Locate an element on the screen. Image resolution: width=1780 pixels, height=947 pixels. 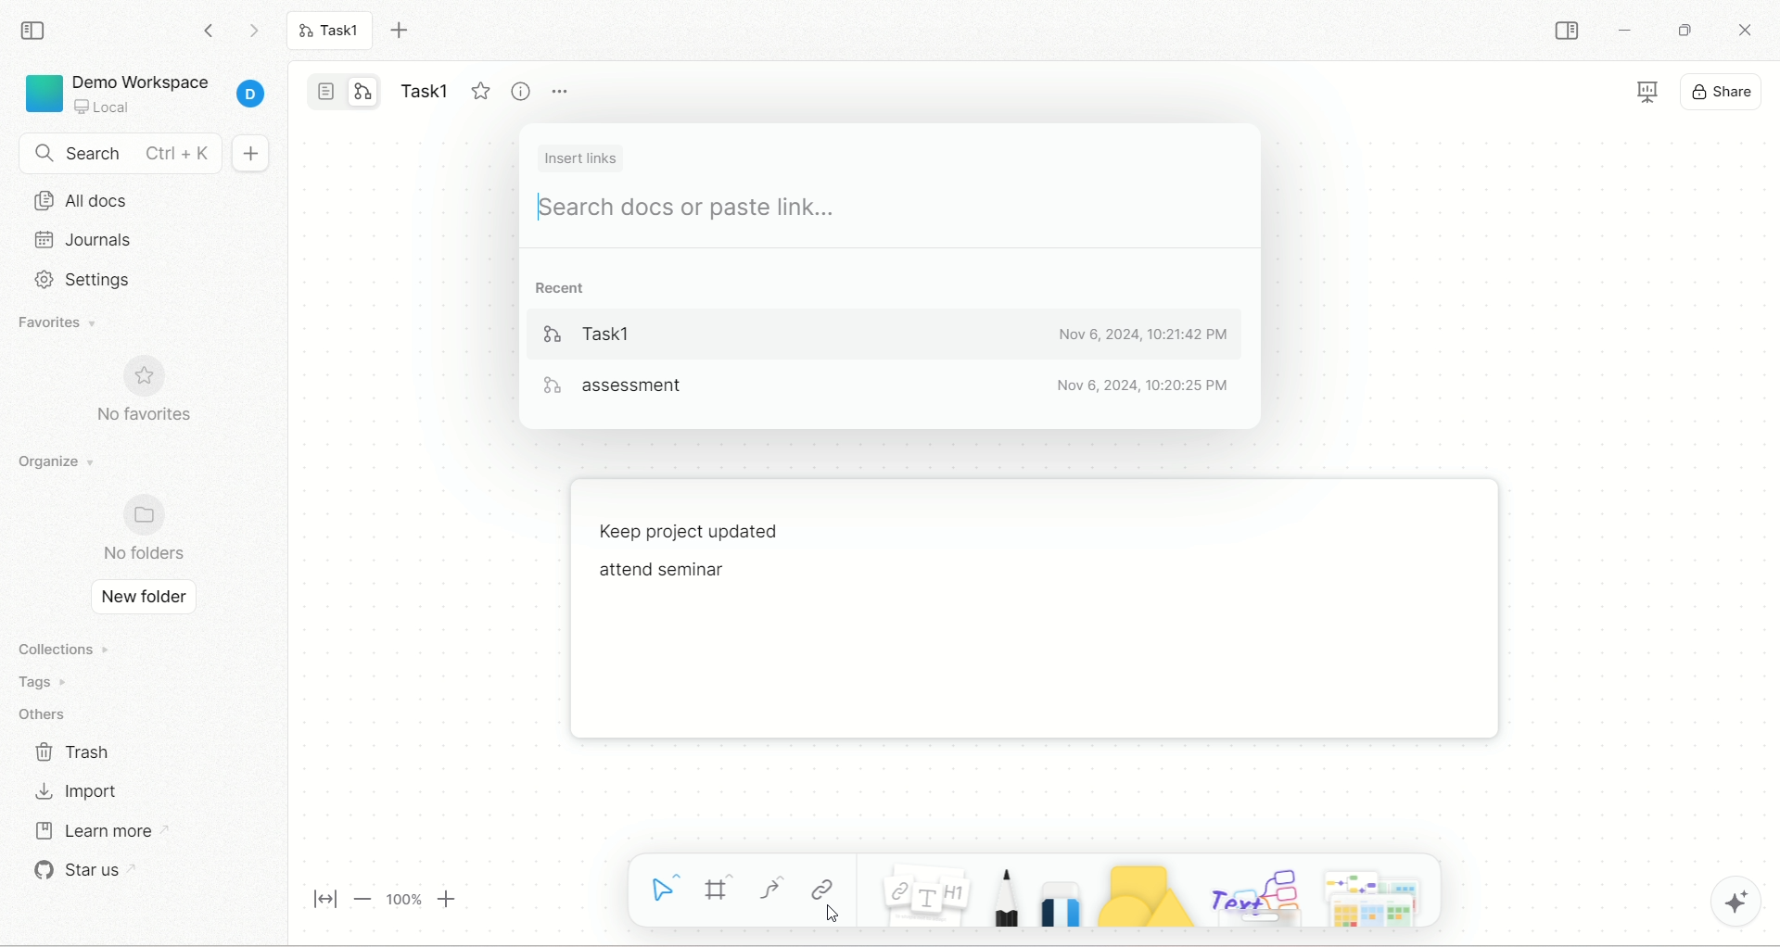
collapse sidebar is located at coordinates (36, 31).